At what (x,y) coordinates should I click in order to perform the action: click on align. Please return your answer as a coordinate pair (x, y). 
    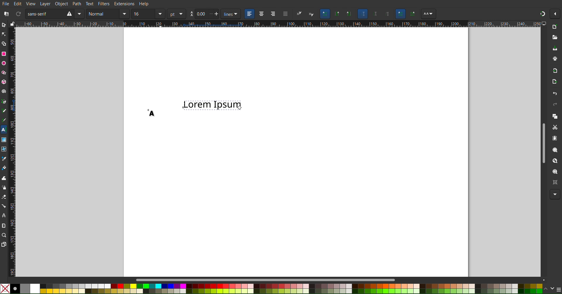
    Looking at the image, I should click on (285, 15).